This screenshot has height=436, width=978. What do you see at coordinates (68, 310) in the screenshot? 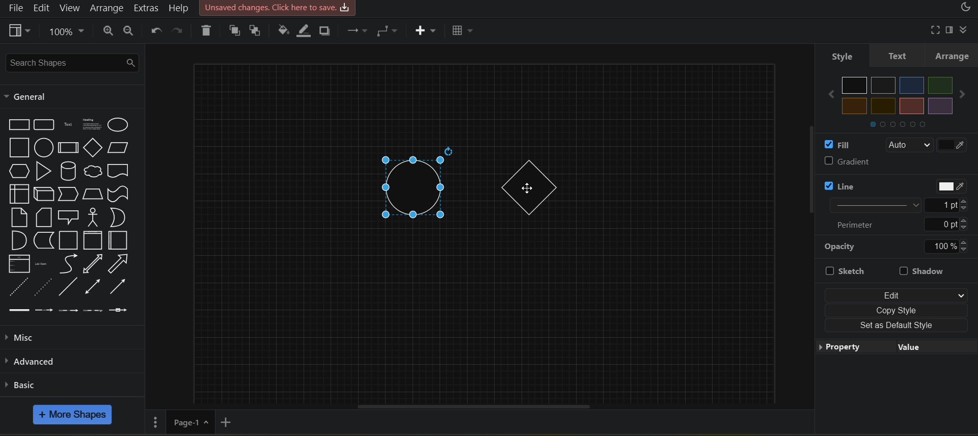
I see `Connector with 2 labels` at bounding box center [68, 310].